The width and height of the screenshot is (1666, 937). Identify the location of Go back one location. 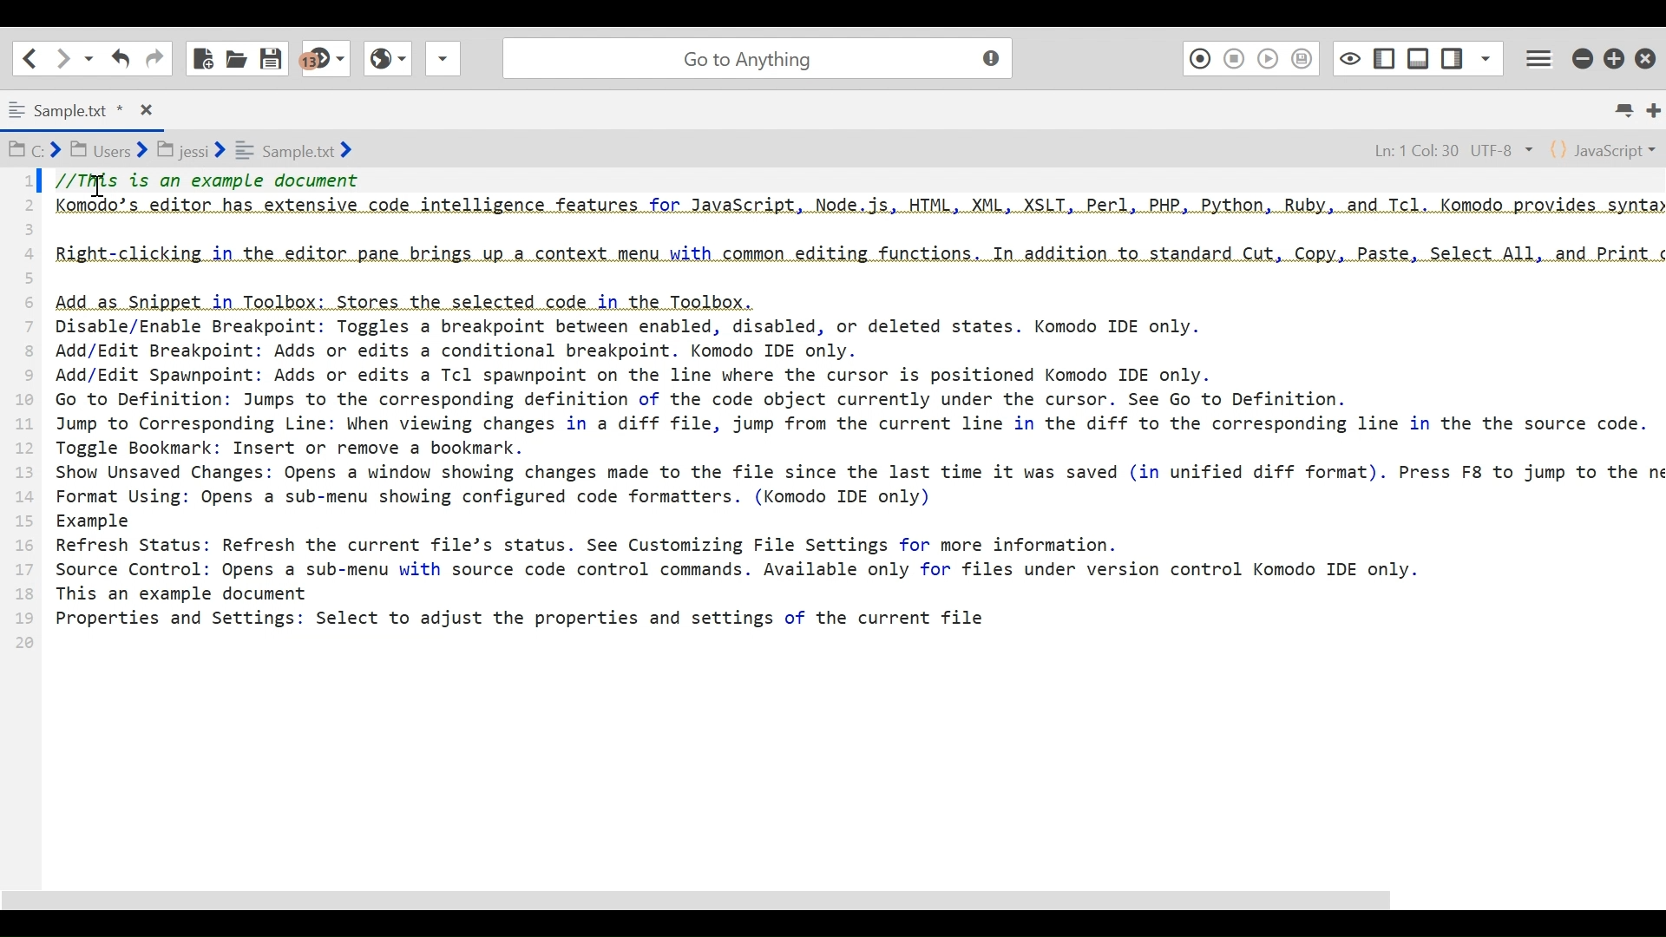
(30, 57).